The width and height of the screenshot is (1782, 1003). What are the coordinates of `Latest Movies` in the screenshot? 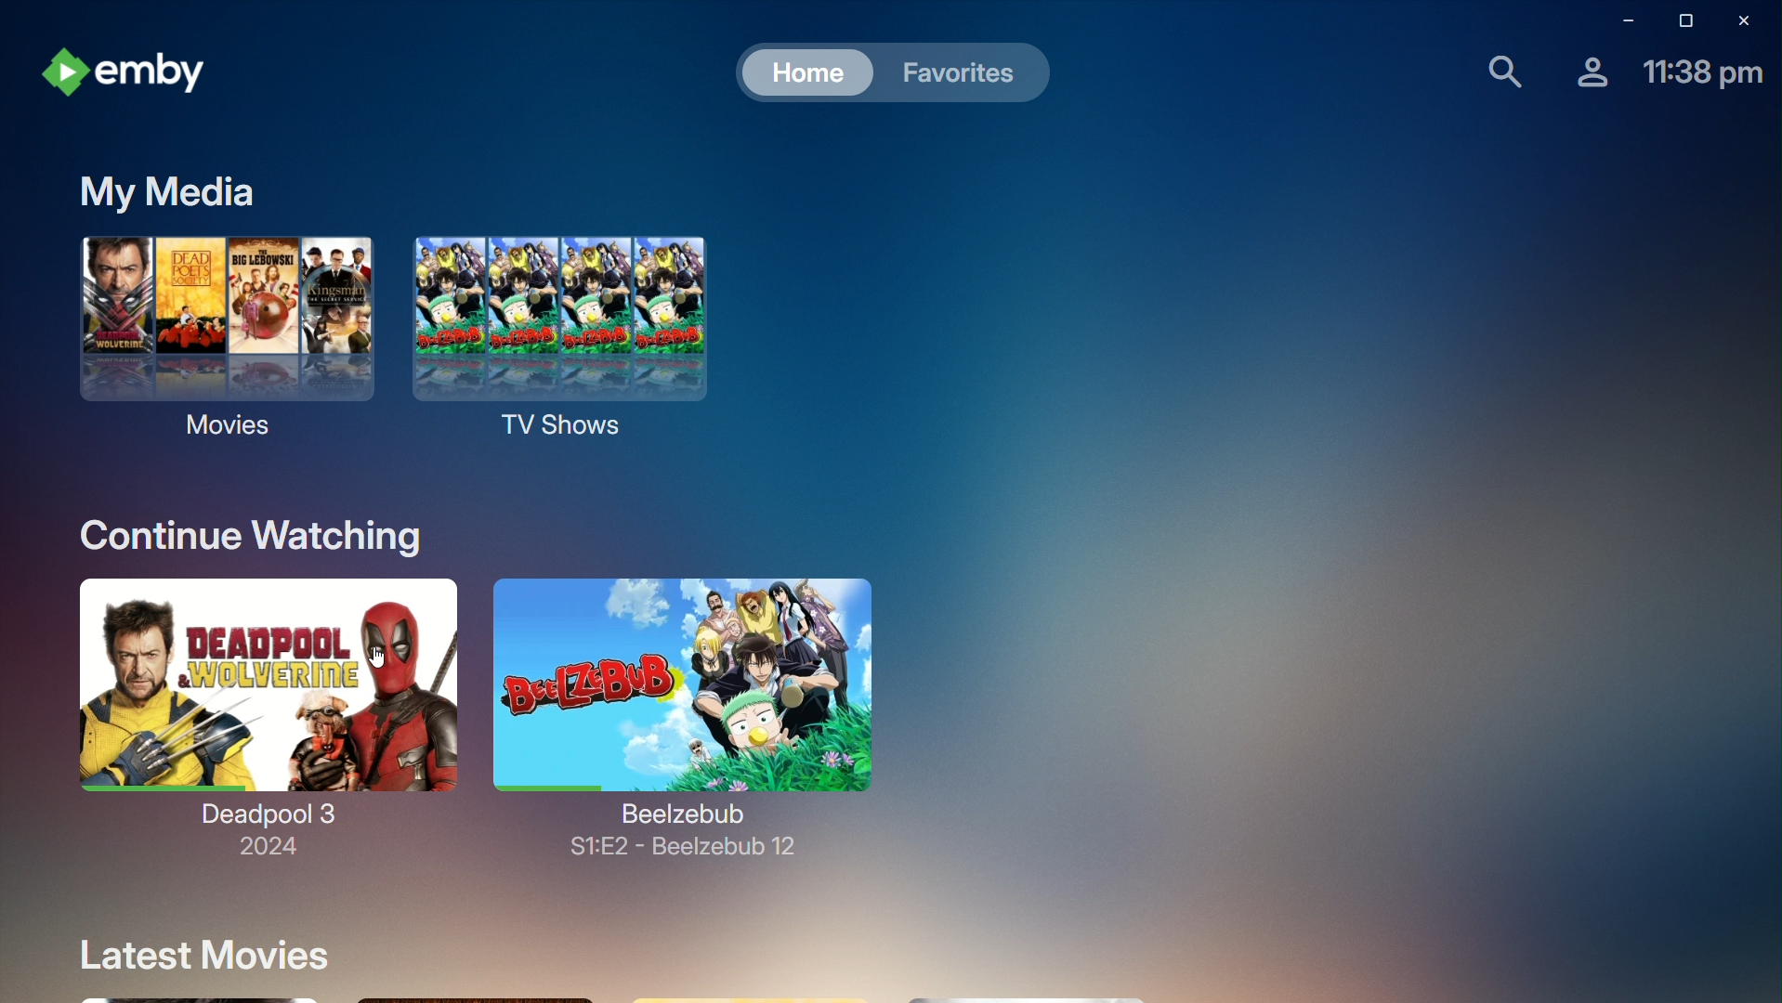 It's located at (193, 951).